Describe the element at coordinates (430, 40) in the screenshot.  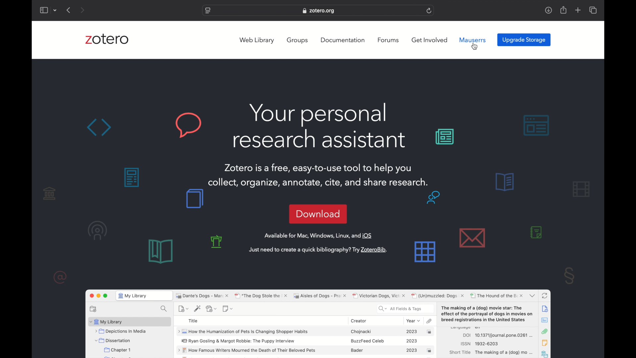
I see `get involved` at that location.